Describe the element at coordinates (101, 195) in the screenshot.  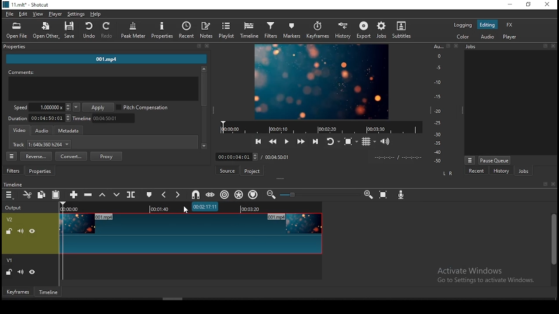
I see `lift` at that location.